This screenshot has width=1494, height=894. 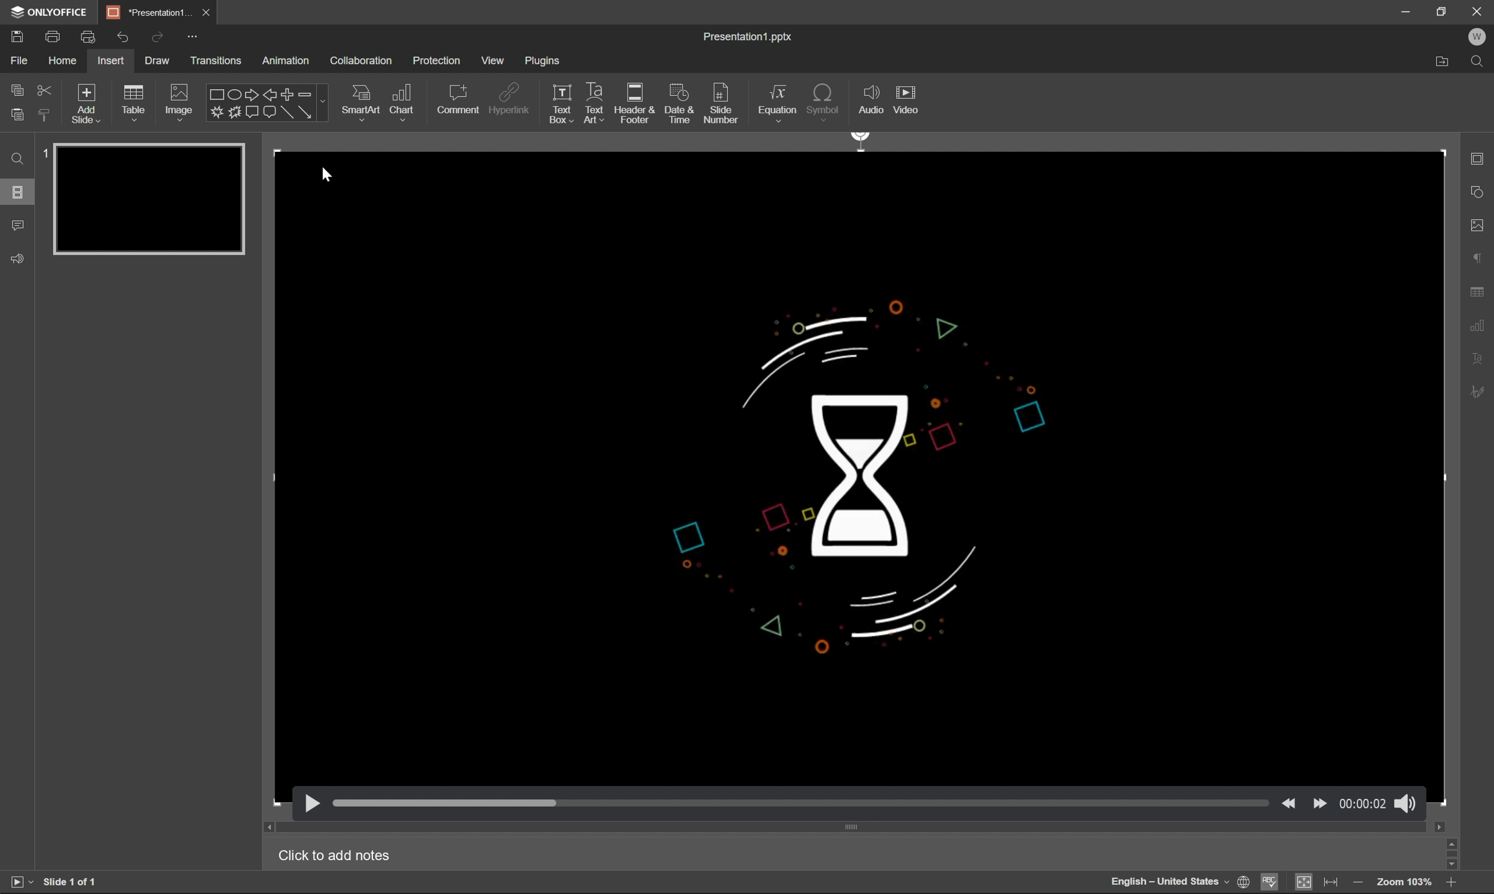 What do you see at coordinates (562, 103) in the screenshot?
I see `text box` at bounding box center [562, 103].